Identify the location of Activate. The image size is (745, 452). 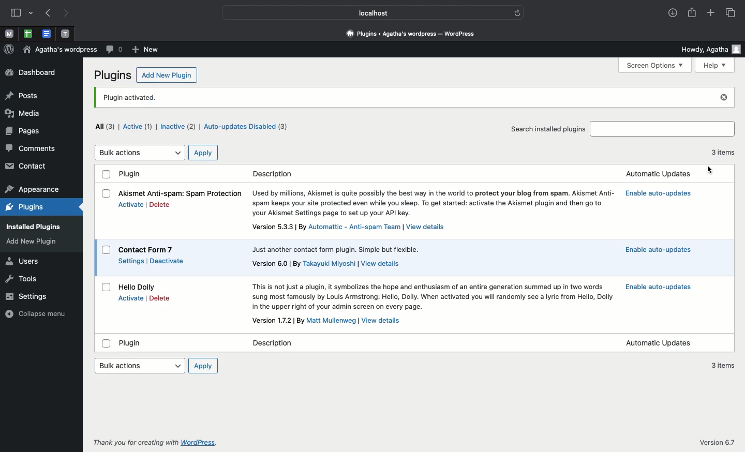
(132, 297).